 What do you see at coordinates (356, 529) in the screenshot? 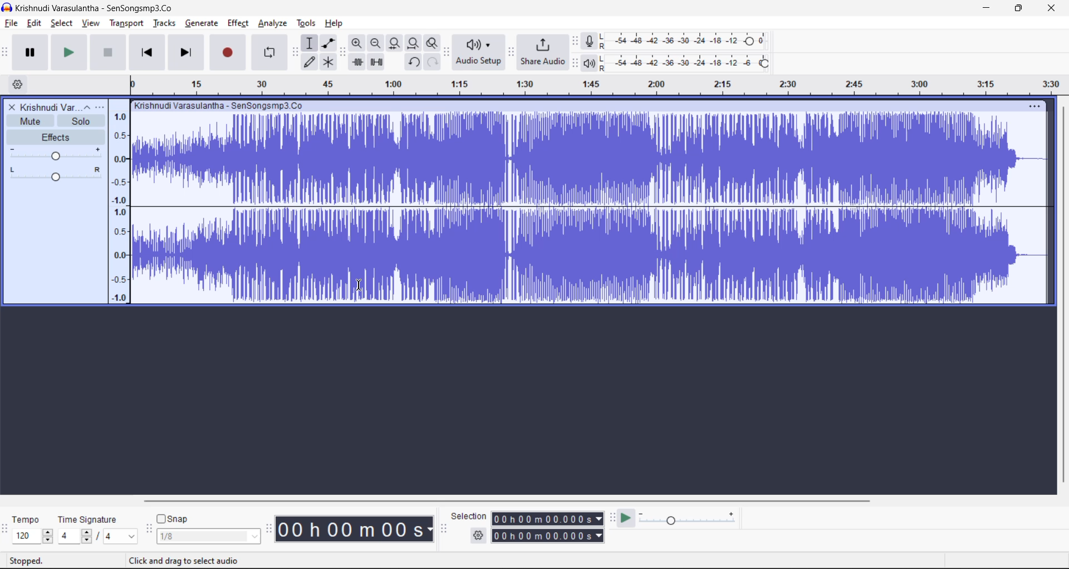
I see `00 h 00m 00s` at bounding box center [356, 529].